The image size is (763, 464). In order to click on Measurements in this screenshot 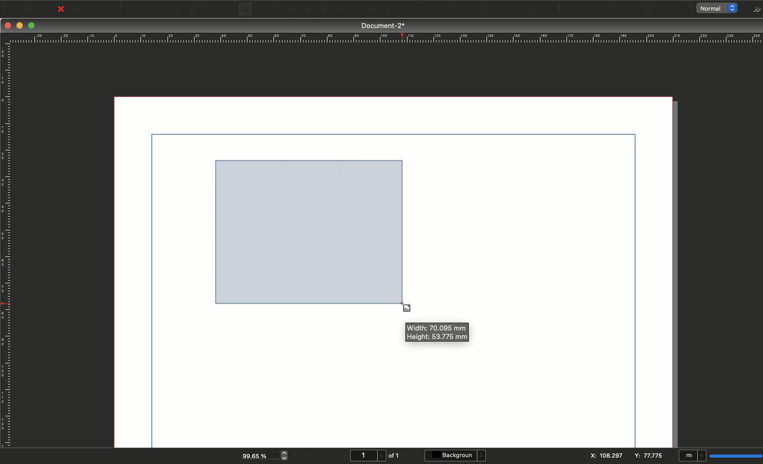, I will do `click(513, 10)`.